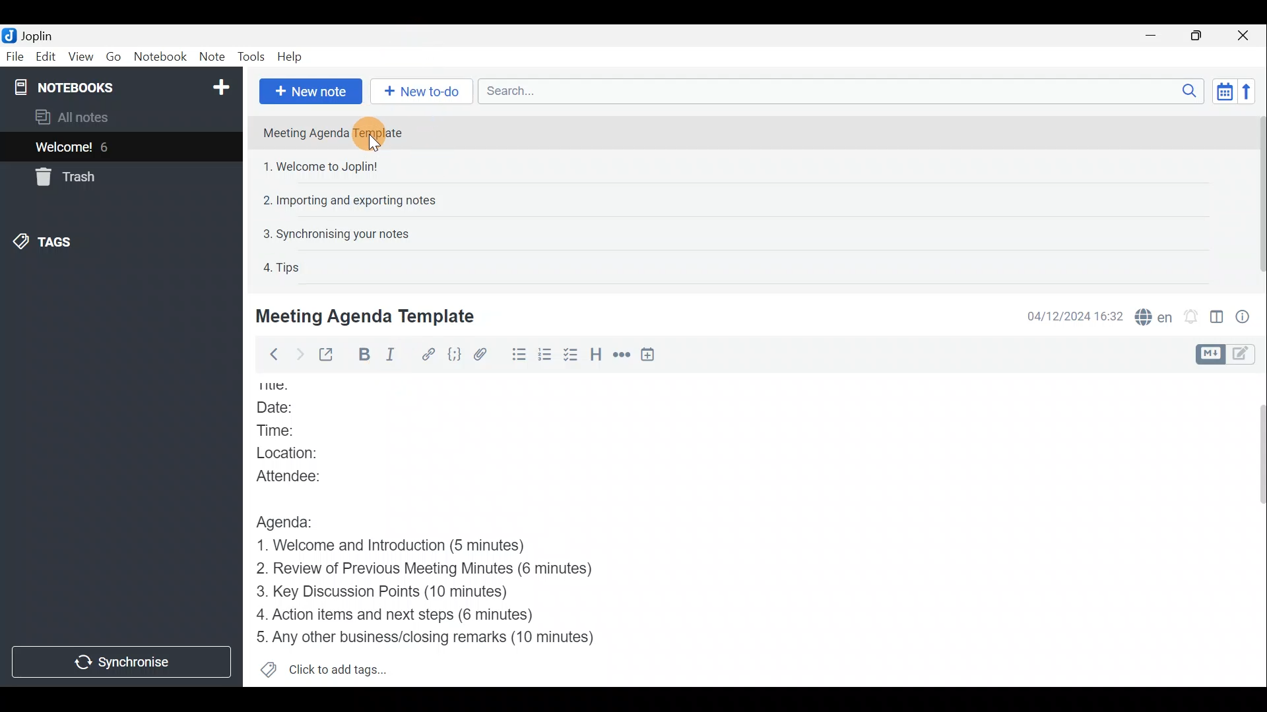 This screenshot has width=1267, height=712. What do you see at coordinates (63, 177) in the screenshot?
I see `Trash` at bounding box center [63, 177].